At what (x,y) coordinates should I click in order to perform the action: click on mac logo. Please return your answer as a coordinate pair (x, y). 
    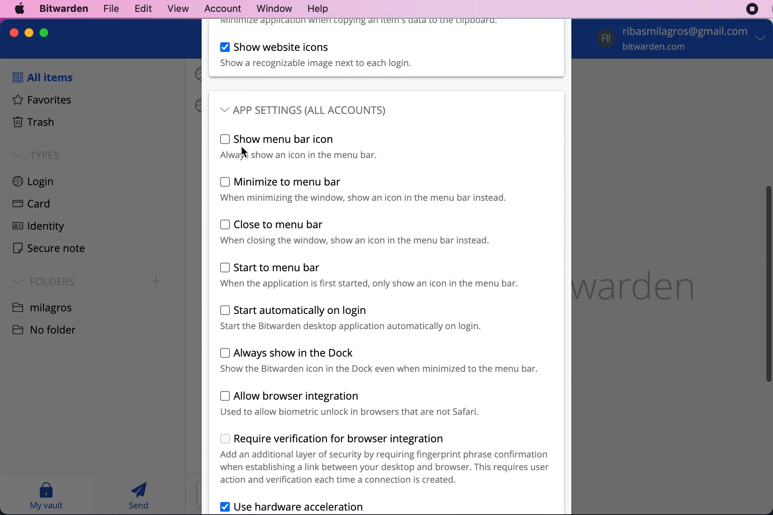
    Looking at the image, I should click on (20, 9).